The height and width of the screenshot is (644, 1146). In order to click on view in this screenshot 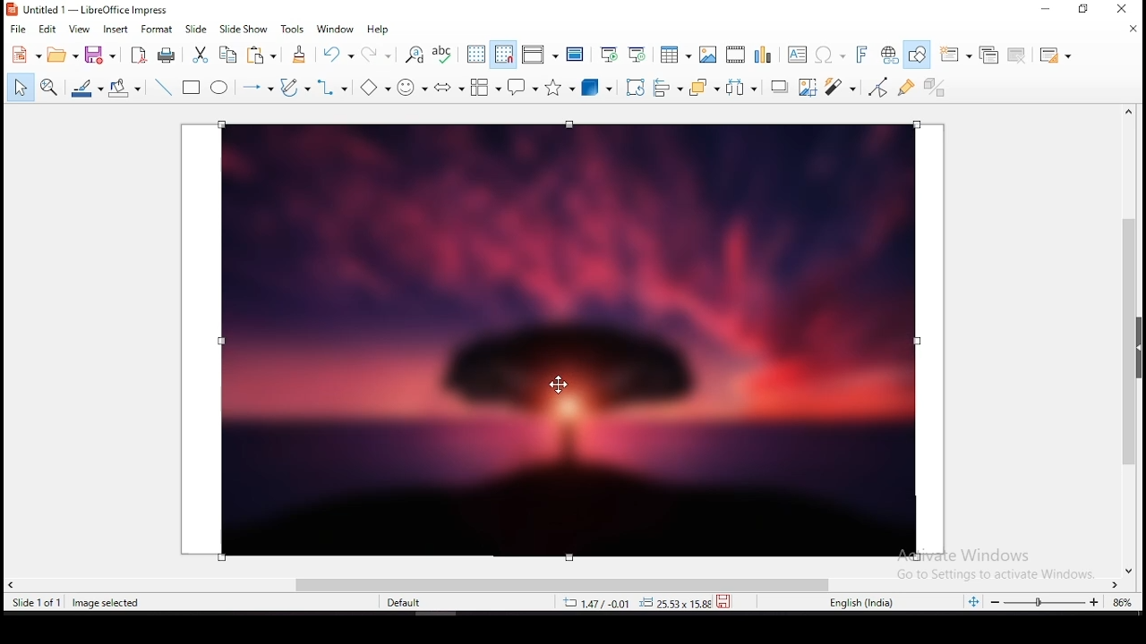, I will do `click(80, 30)`.